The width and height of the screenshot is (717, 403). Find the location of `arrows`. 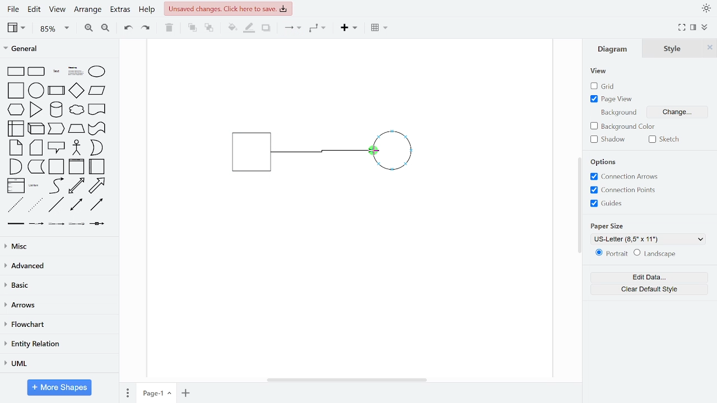

arrows is located at coordinates (58, 306).